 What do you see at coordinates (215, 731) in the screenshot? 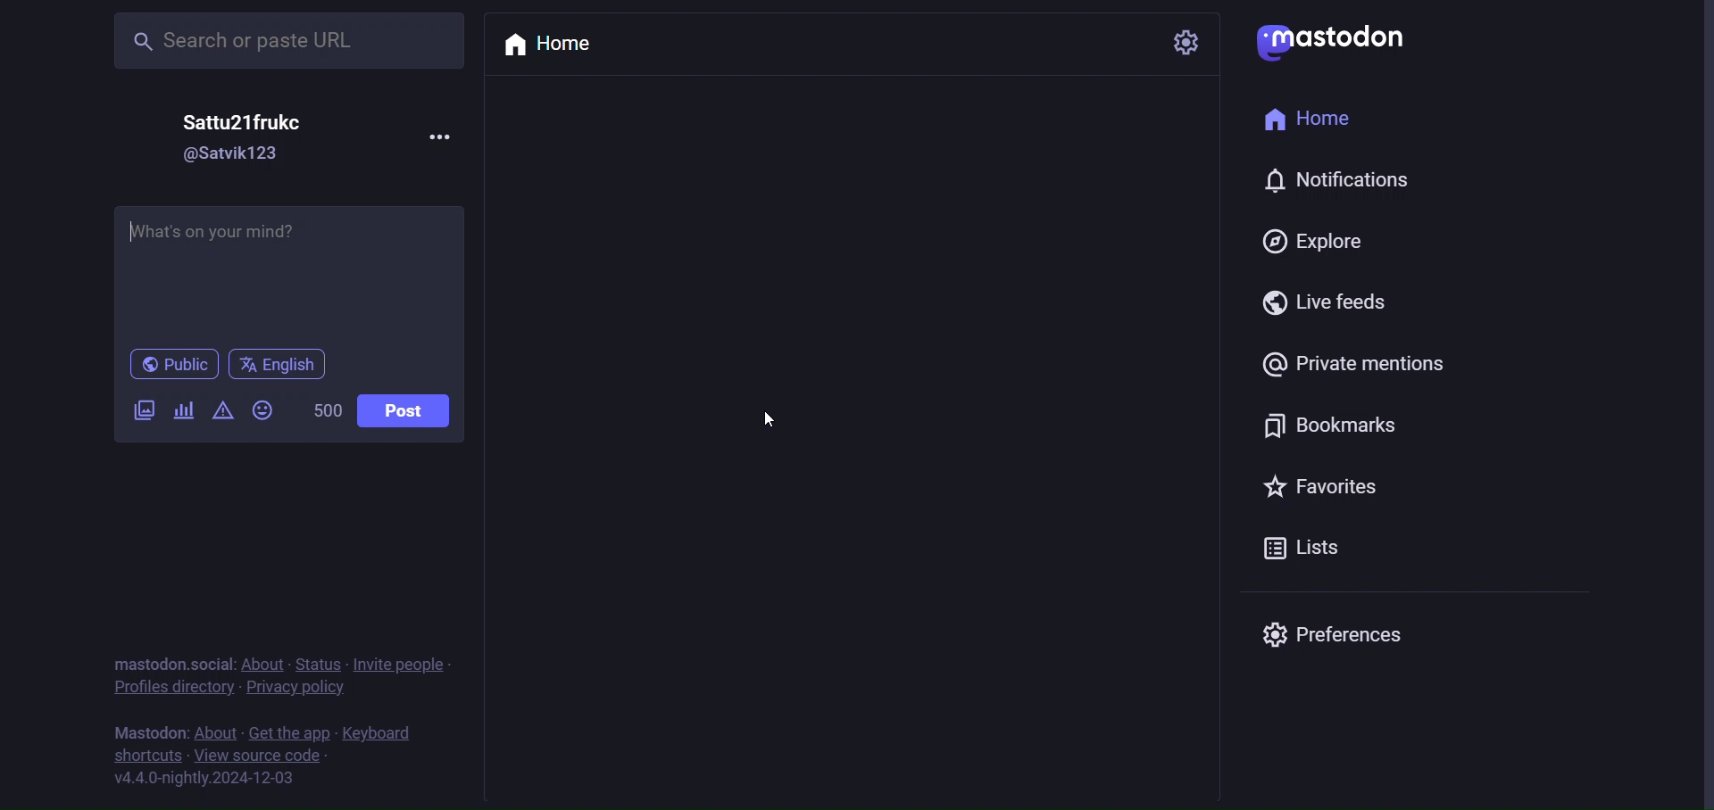
I see `about` at bounding box center [215, 731].